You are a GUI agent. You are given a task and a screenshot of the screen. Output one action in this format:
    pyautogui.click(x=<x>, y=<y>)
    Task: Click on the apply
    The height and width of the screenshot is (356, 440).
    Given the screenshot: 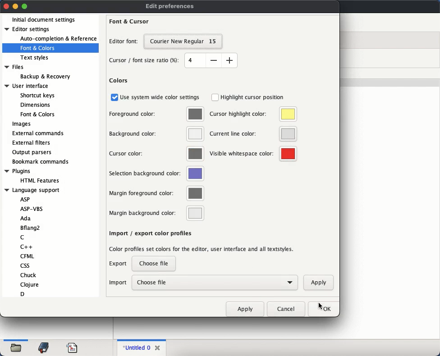 What is the action you would take?
    pyautogui.click(x=318, y=283)
    